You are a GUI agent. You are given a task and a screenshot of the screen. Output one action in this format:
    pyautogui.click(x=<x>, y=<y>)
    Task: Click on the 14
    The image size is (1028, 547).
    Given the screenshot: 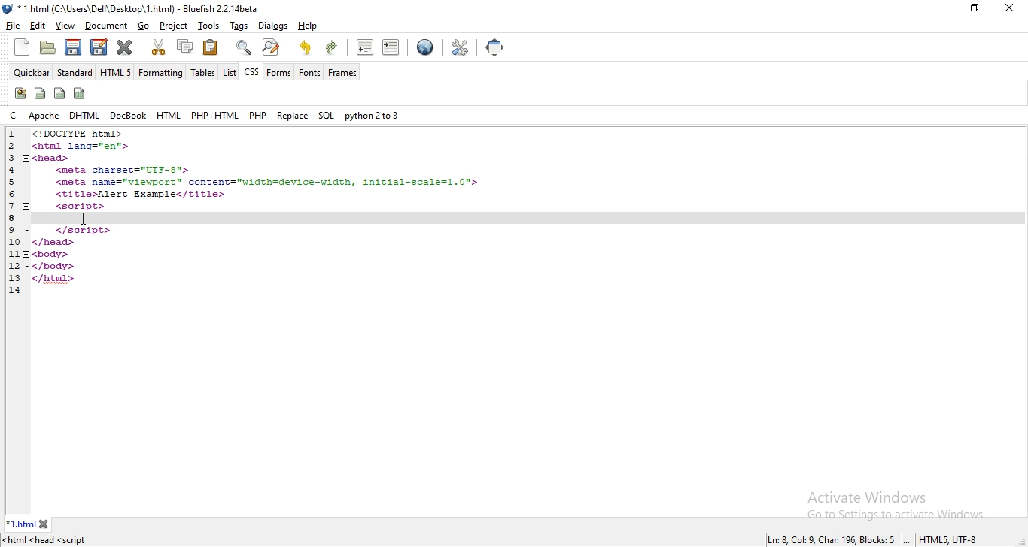 What is the action you would take?
    pyautogui.click(x=14, y=292)
    